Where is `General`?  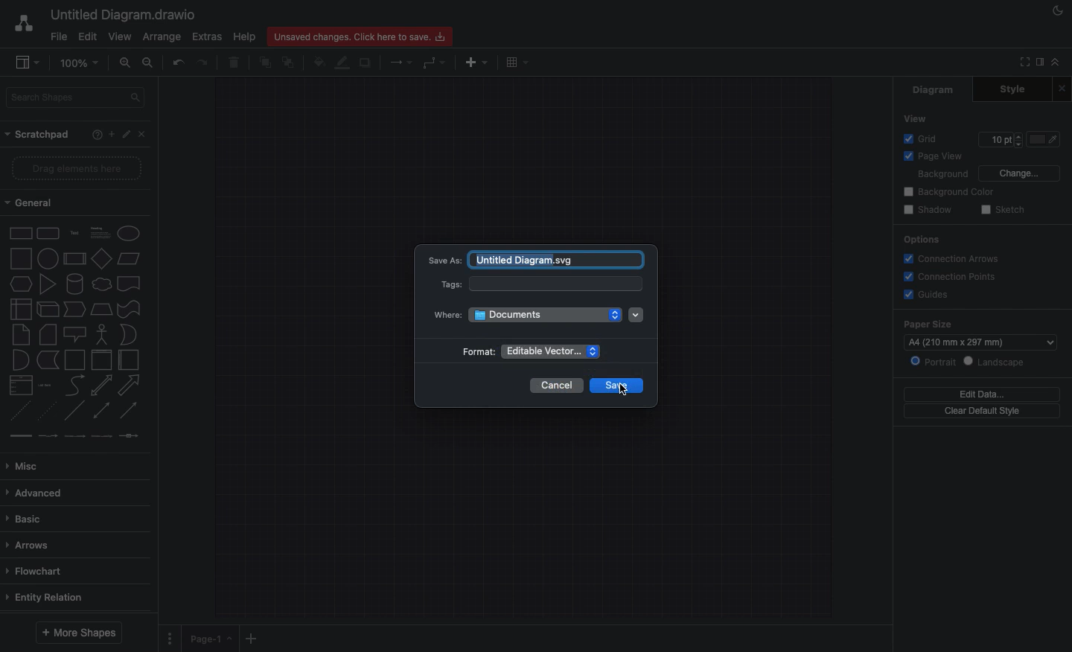
General is located at coordinates (31, 202).